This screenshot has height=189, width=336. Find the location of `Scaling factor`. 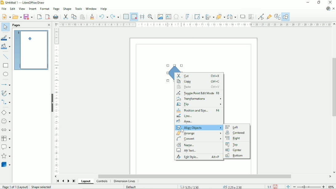

Scaling factor is located at coordinates (269, 187).